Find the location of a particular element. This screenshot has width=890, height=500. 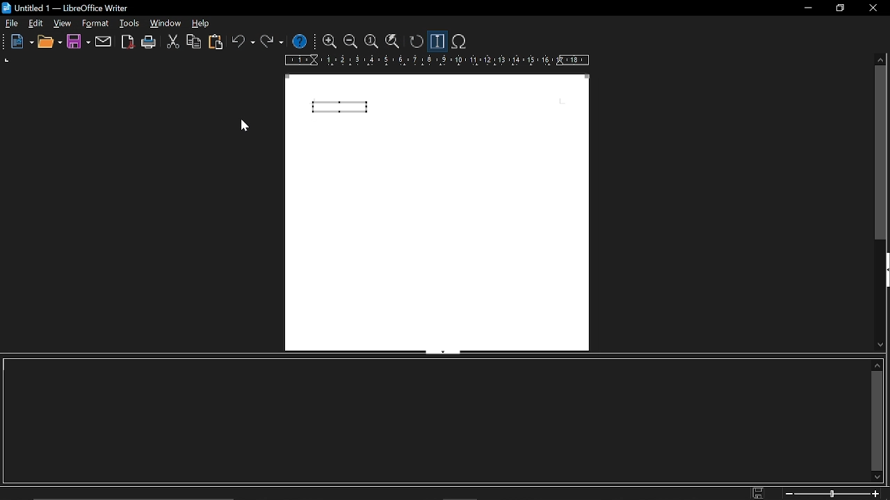

100% is located at coordinates (371, 42).